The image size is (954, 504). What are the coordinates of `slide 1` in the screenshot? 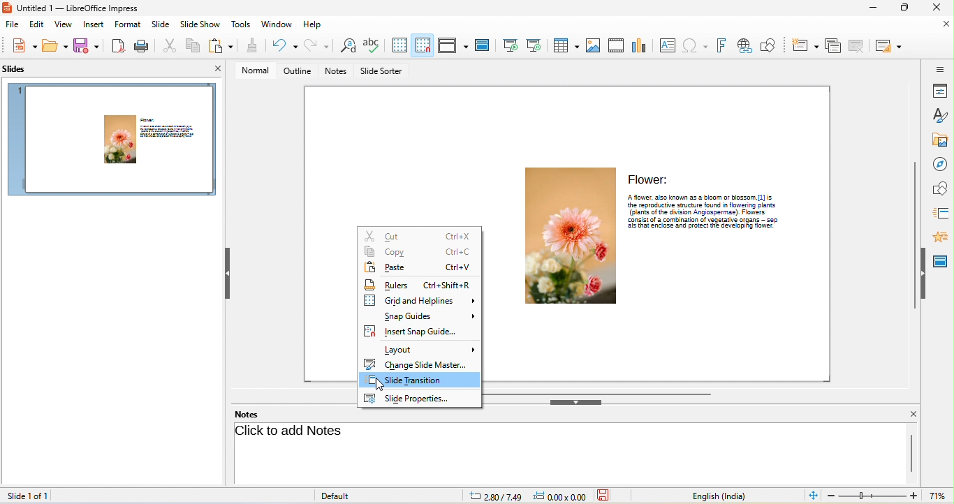 It's located at (114, 141).